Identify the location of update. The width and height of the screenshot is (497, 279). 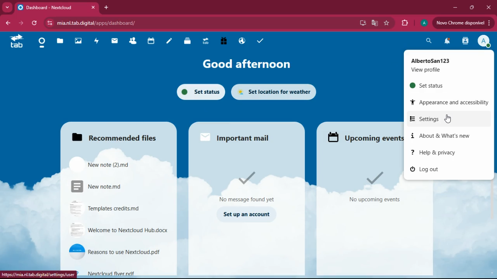
(462, 22).